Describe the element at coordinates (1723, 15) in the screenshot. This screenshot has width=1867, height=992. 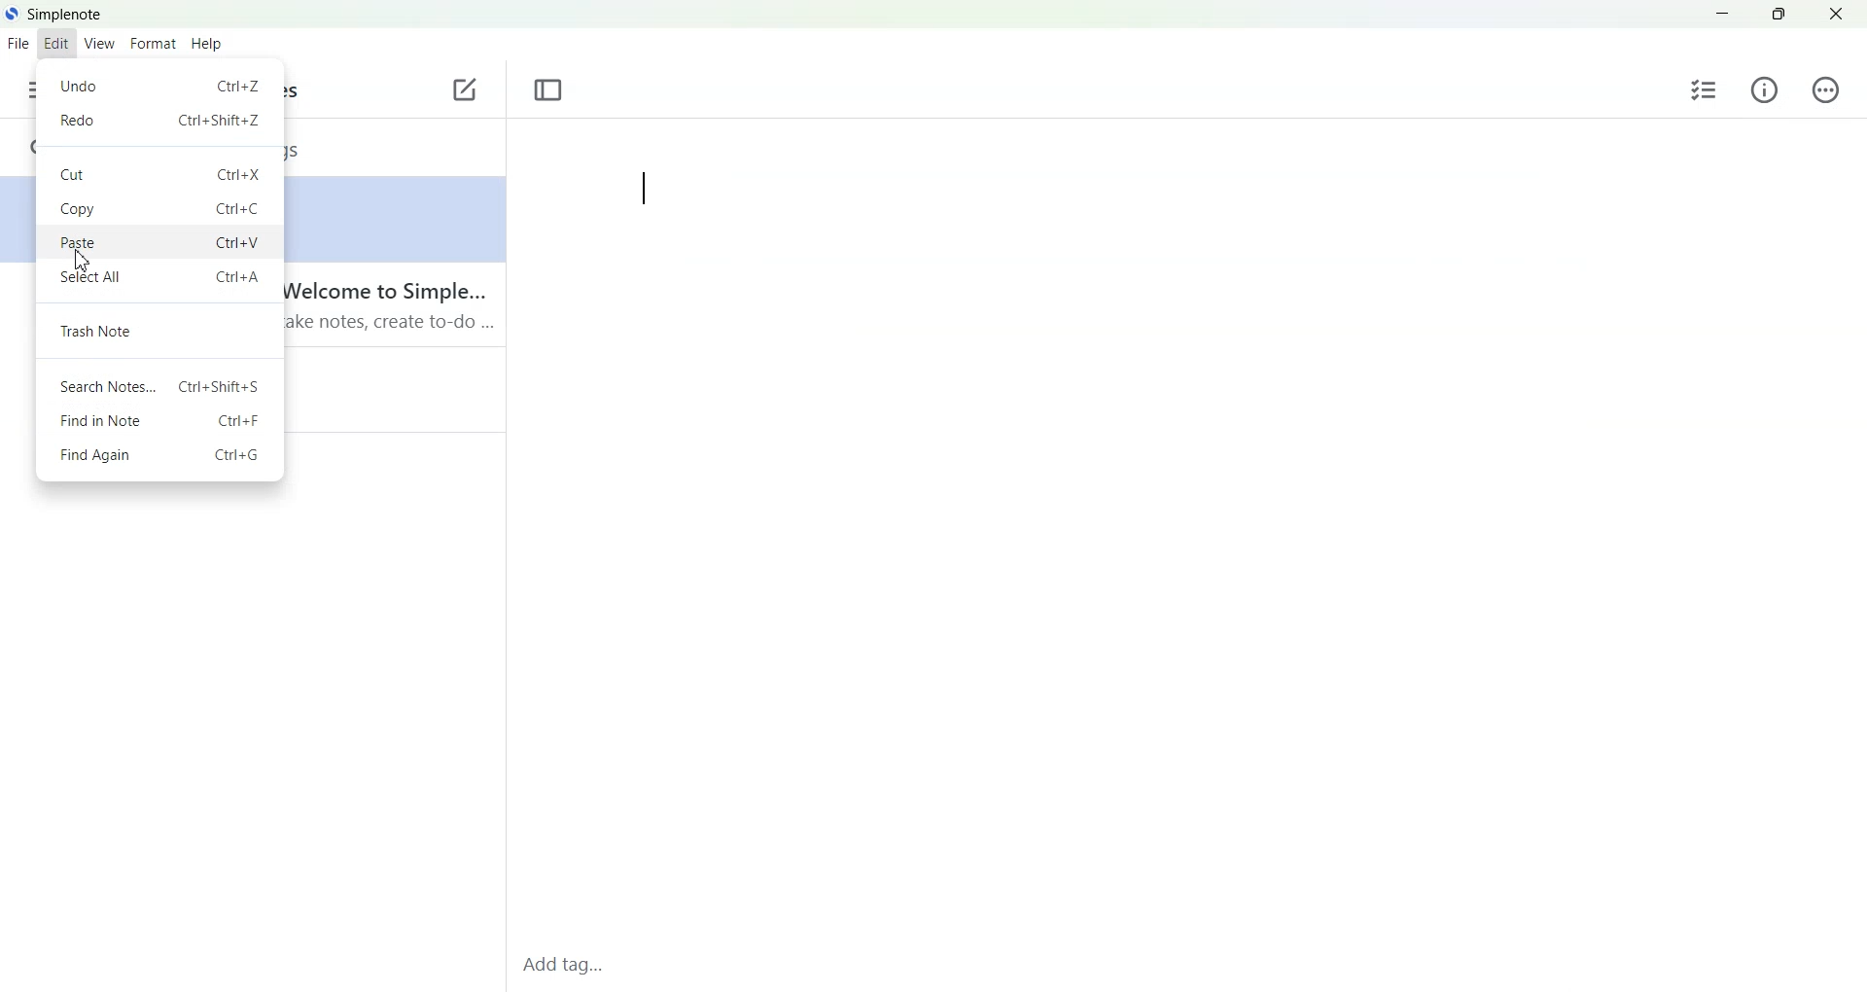
I see `Minimize` at that location.